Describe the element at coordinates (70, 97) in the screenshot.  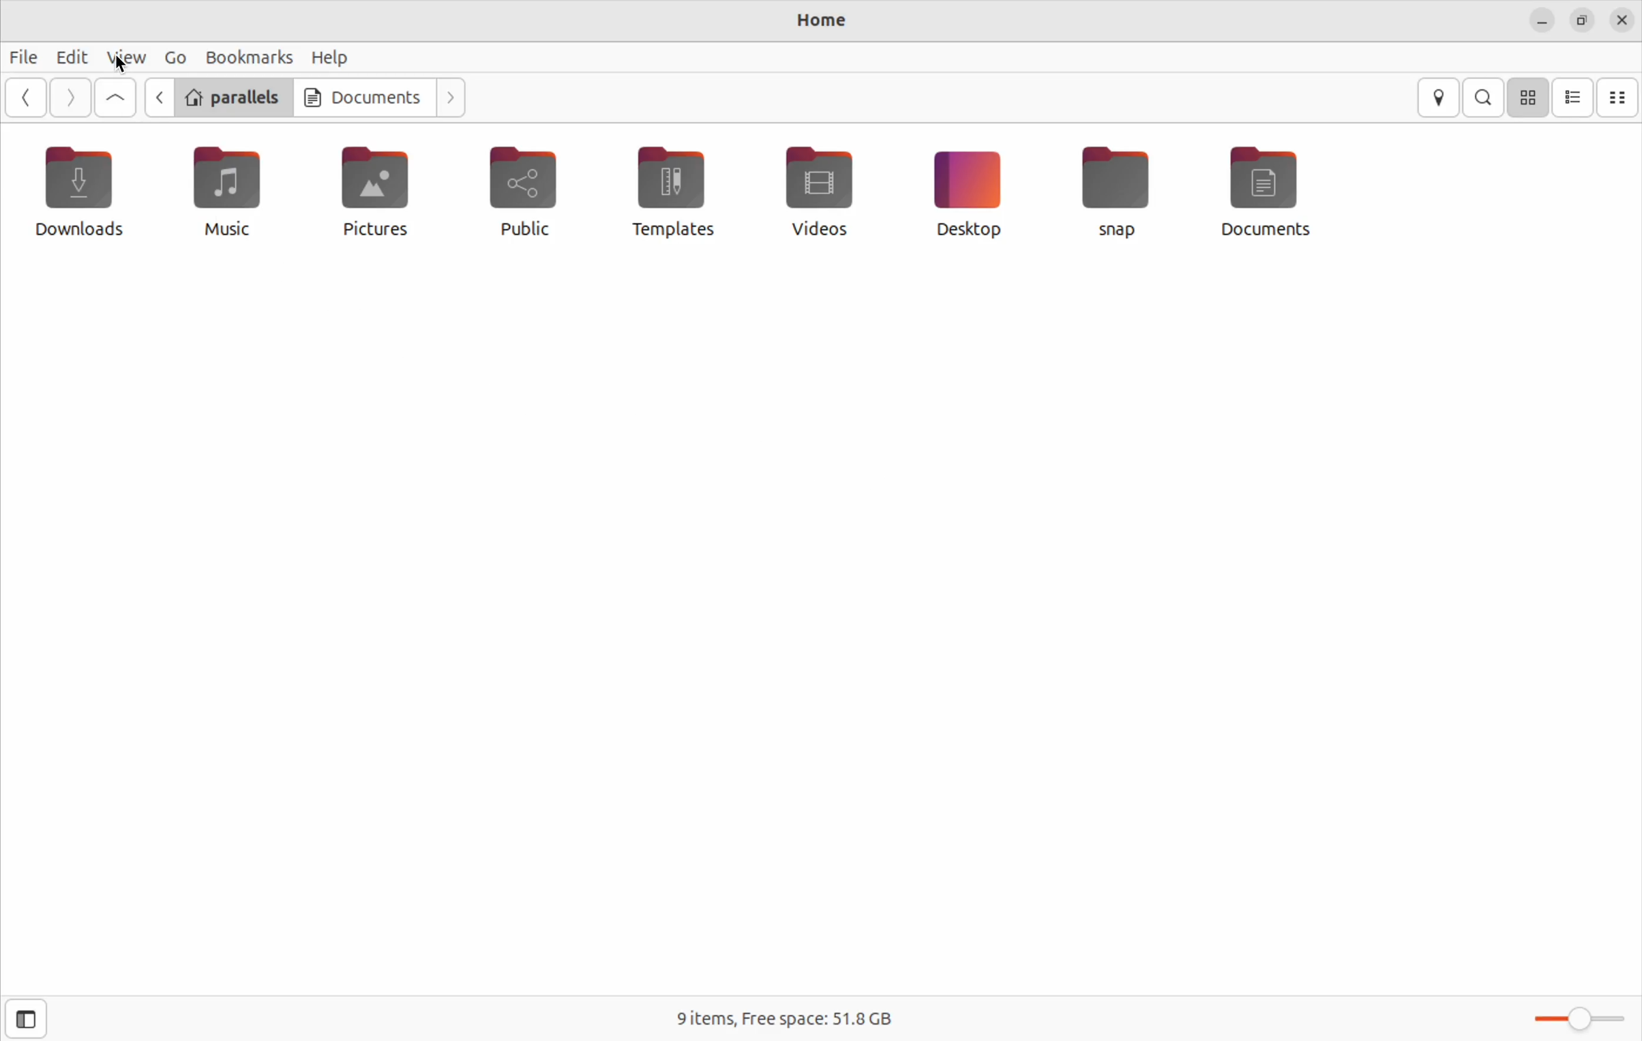
I see `Go next` at that location.